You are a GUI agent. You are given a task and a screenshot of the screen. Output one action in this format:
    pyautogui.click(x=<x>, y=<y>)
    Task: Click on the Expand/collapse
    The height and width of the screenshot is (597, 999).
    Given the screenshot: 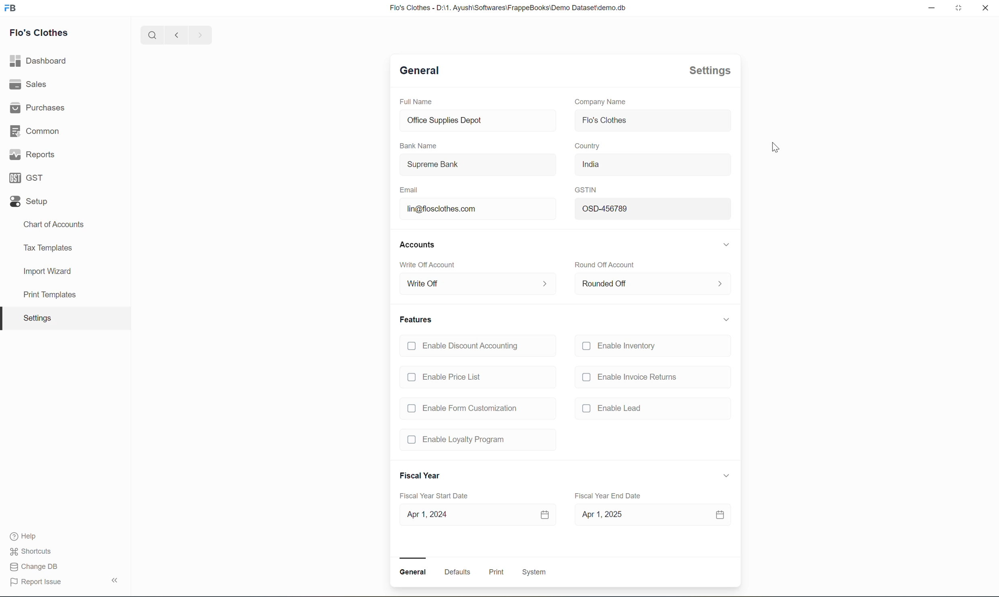 What is the action you would take?
    pyautogui.click(x=727, y=476)
    